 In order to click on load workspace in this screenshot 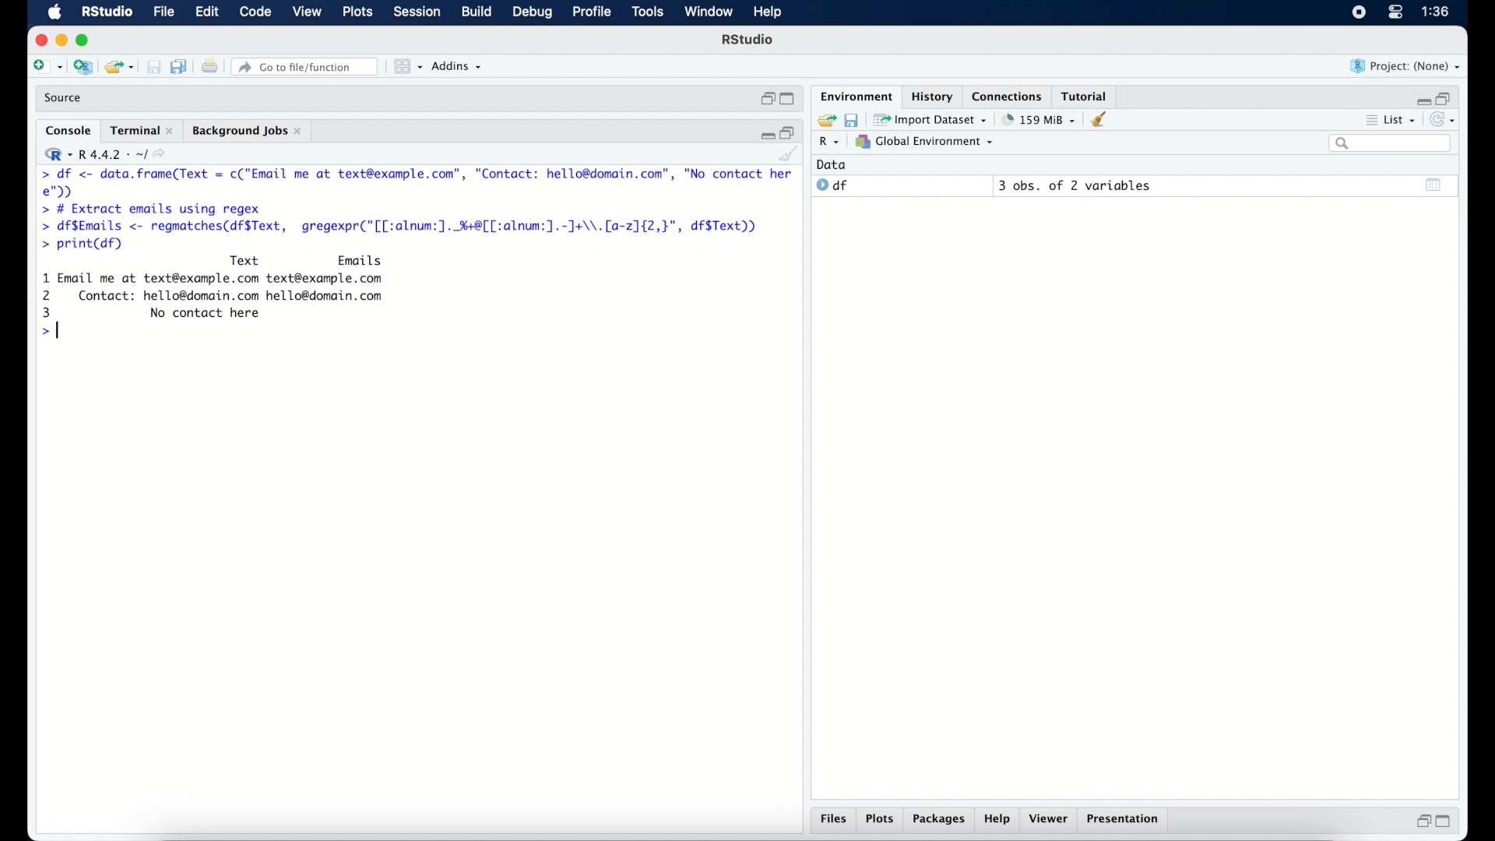, I will do `click(826, 118)`.